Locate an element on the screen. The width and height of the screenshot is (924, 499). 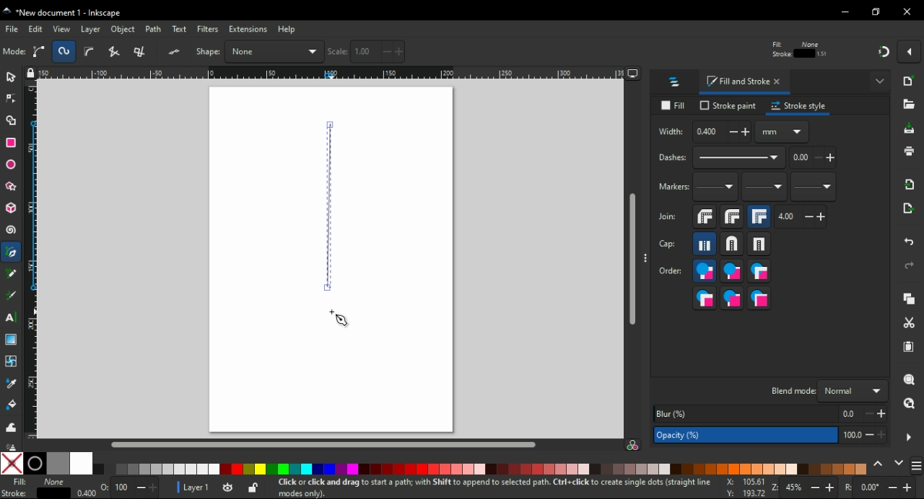
layers and objects is located at coordinates (675, 81).